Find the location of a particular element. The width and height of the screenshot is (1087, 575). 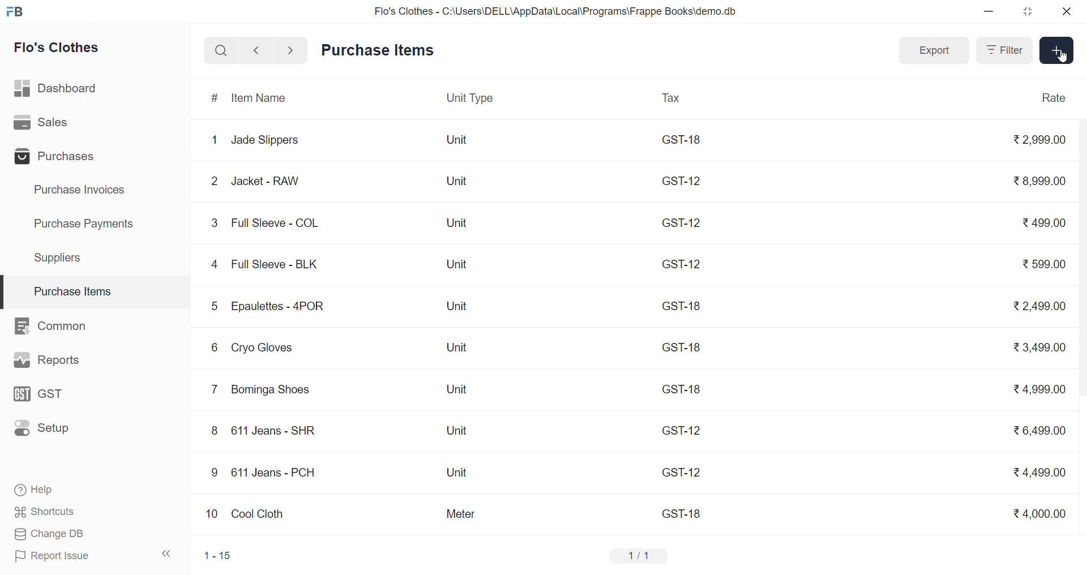

Flo's Clothes - C:\Users\DELL\AppData\Local\Programs\Frappe Books\demo.db is located at coordinates (556, 10).